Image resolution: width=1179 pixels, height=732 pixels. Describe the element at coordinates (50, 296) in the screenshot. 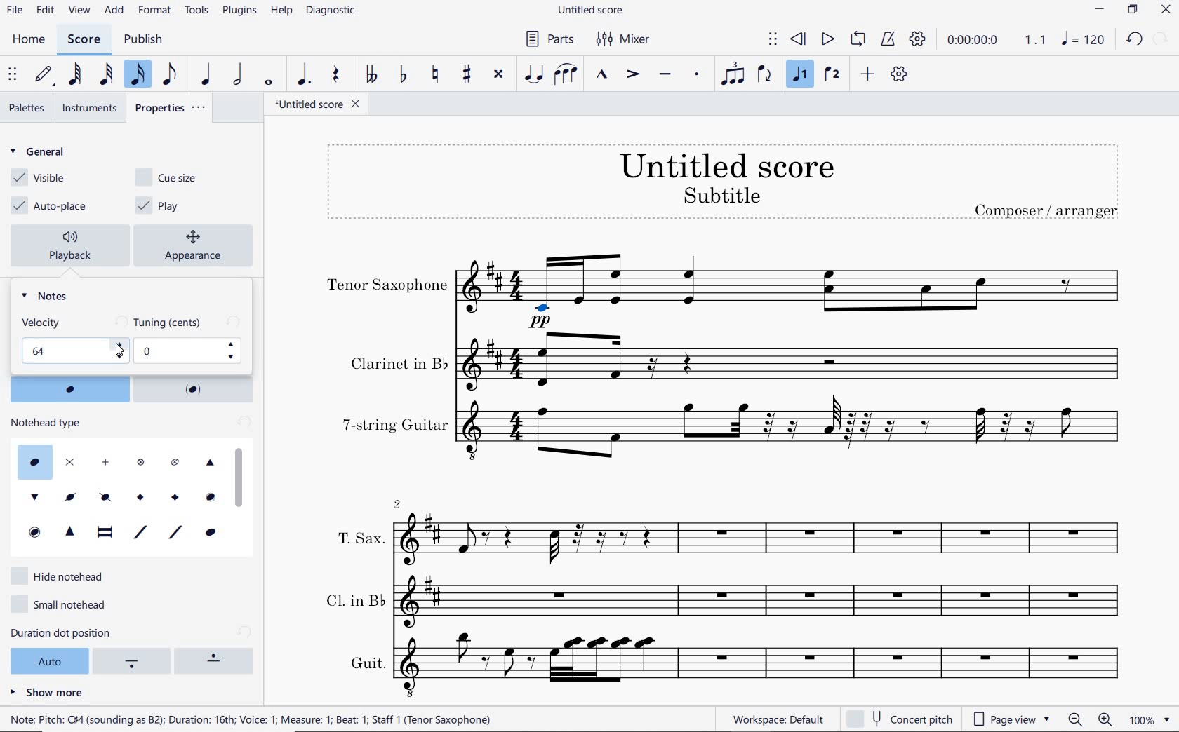

I see `notes` at that location.